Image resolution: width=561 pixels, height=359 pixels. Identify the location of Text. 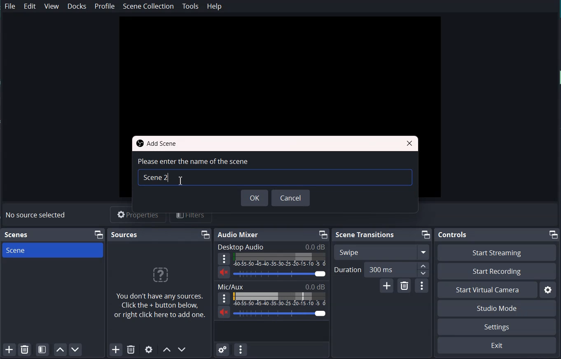
(272, 286).